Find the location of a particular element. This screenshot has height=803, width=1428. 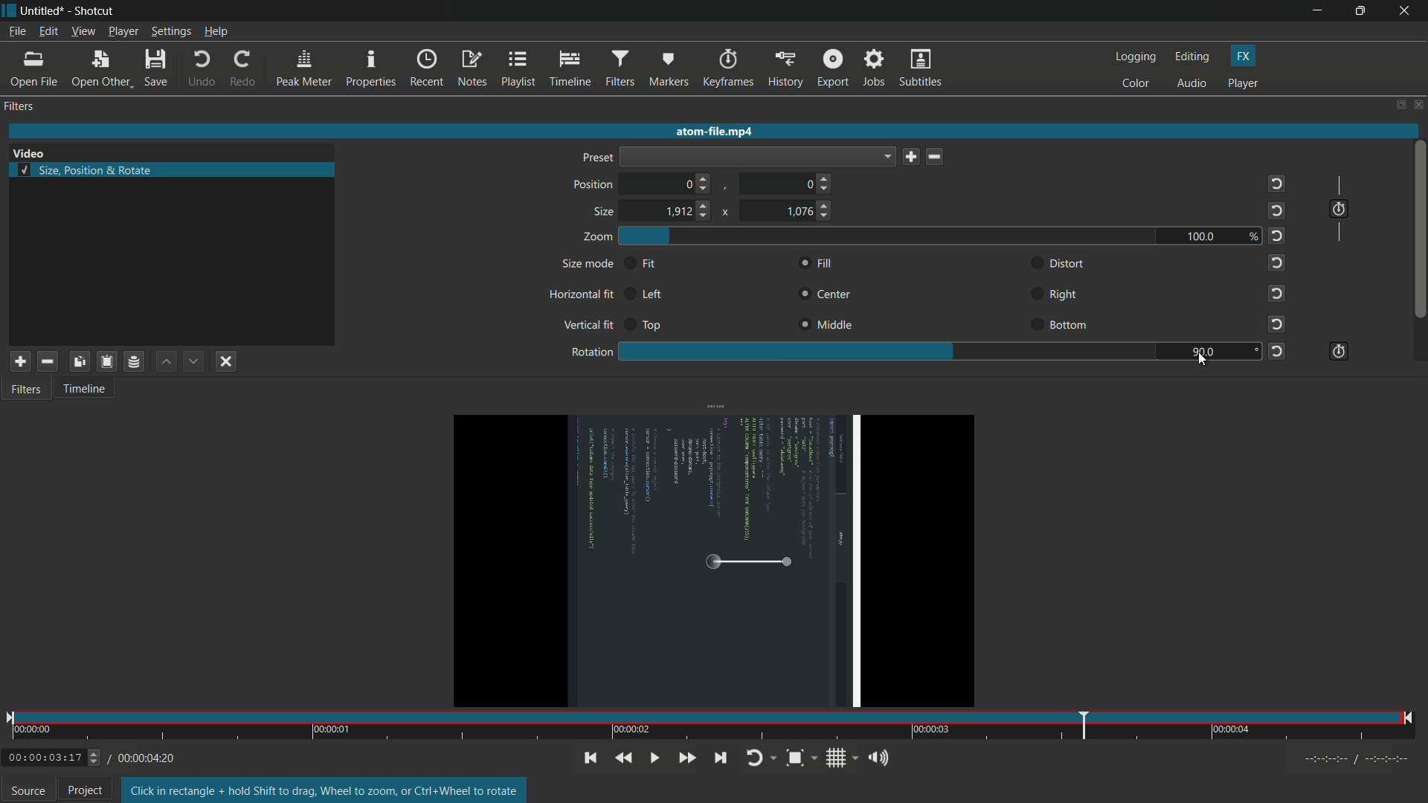

size is located at coordinates (605, 213).